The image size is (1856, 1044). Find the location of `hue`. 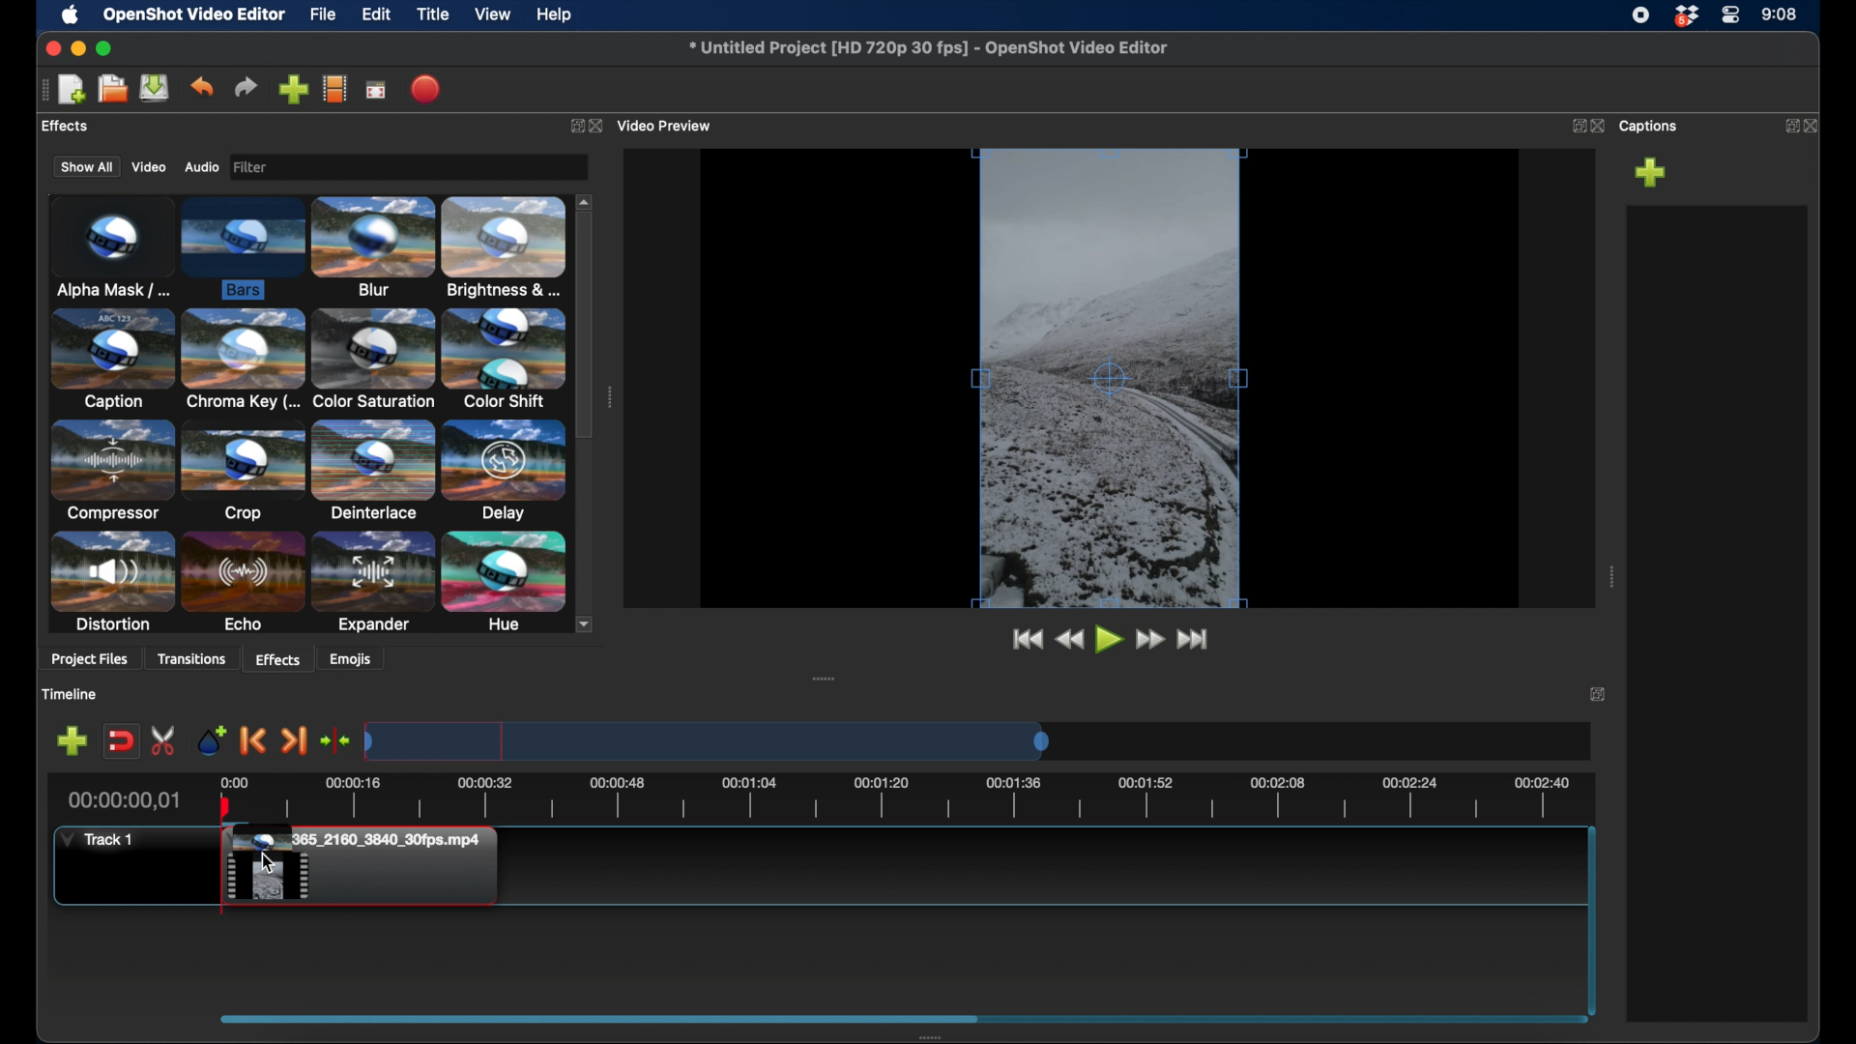

hue is located at coordinates (502, 582).